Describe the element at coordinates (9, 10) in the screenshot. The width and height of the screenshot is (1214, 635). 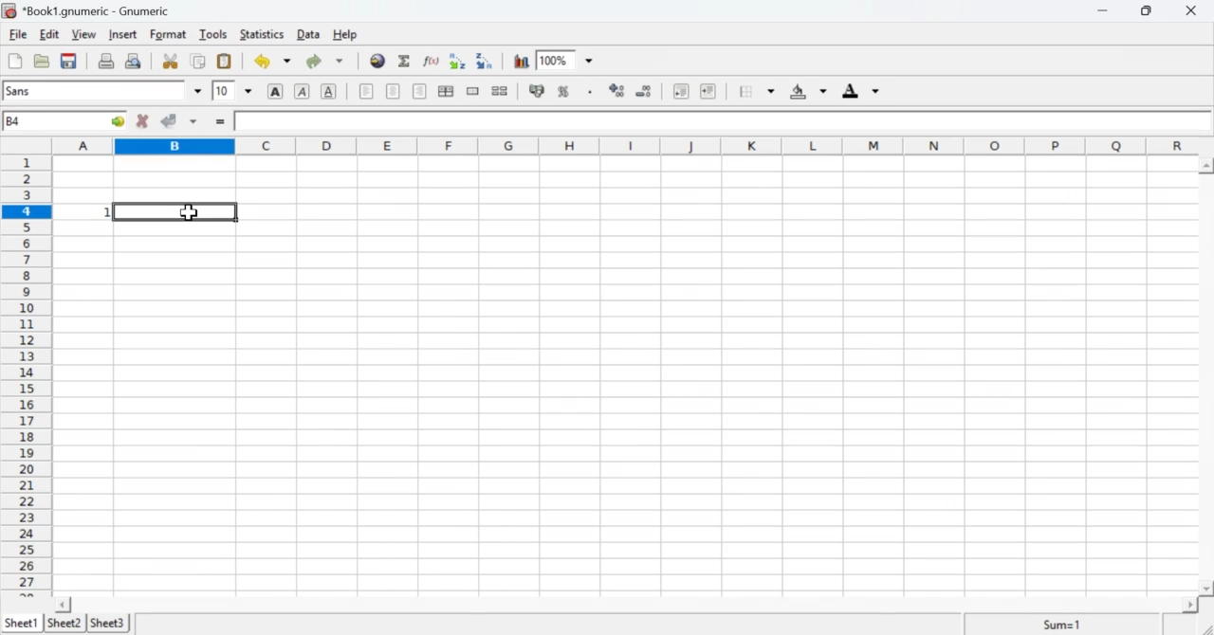
I see `icon` at that location.